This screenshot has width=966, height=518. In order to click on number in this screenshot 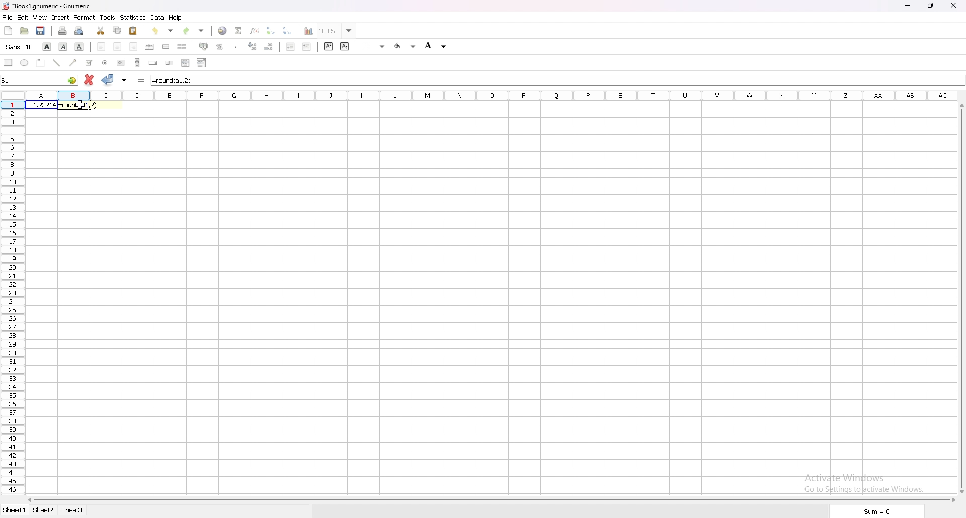, I will do `click(43, 105)`.